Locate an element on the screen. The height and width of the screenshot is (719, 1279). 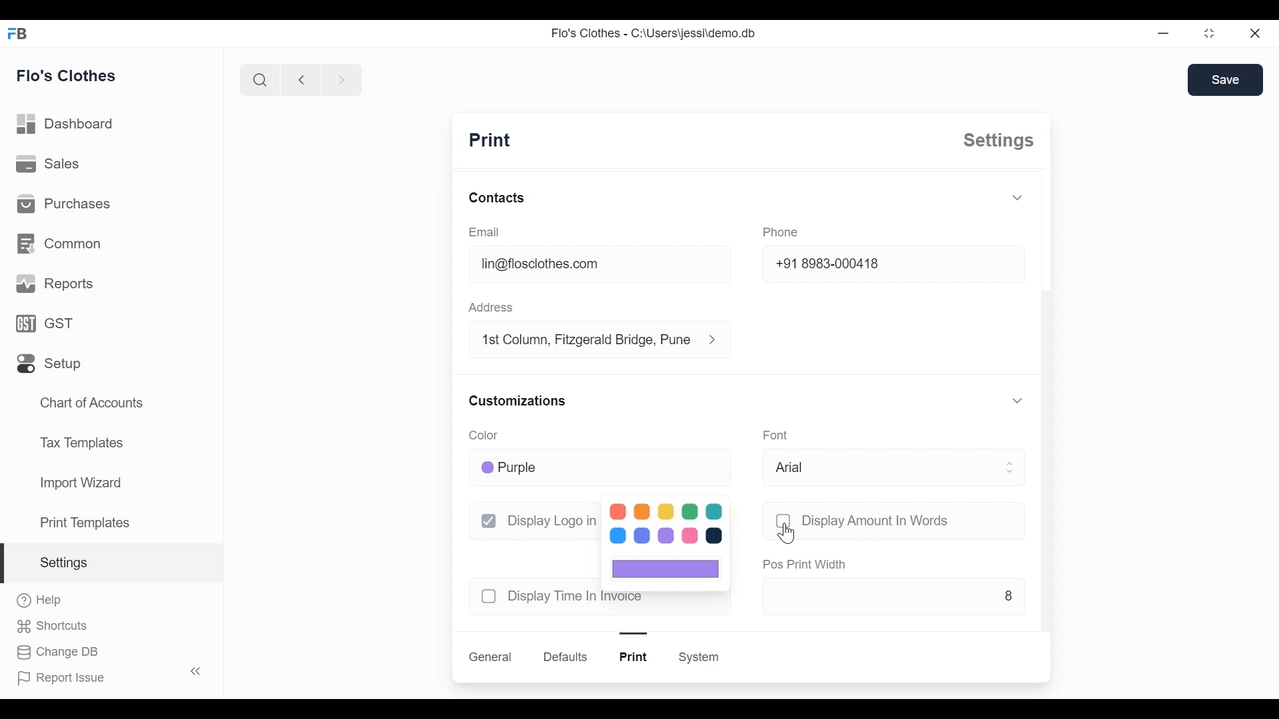
+91 8983-000418 is located at coordinates (895, 264).